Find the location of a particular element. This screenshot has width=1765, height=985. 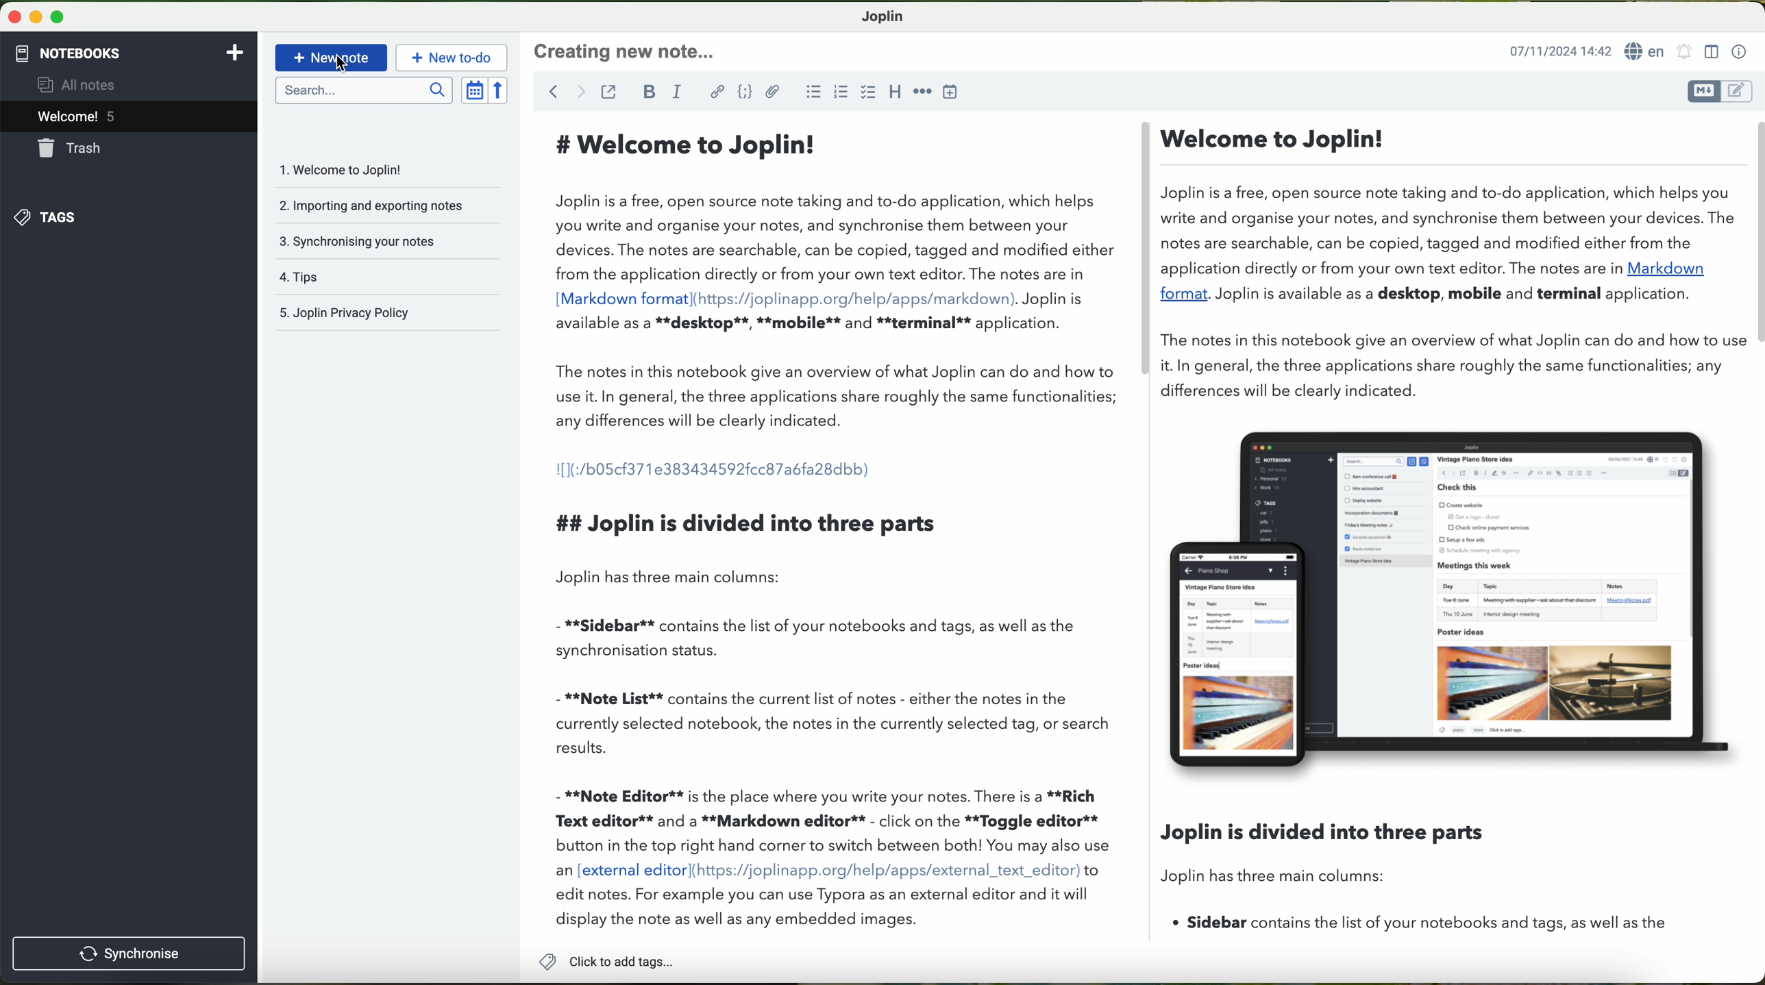

new to-do is located at coordinates (454, 58).